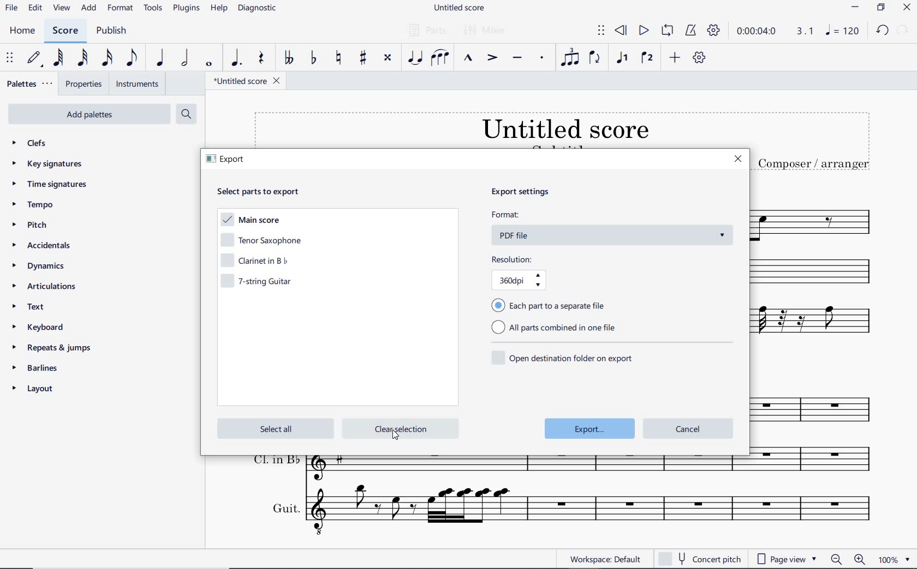 The height and width of the screenshot is (569, 917). What do you see at coordinates (819, 326) in the screenshot?
I see `7-string guitar` at bounding box center [819, 326].